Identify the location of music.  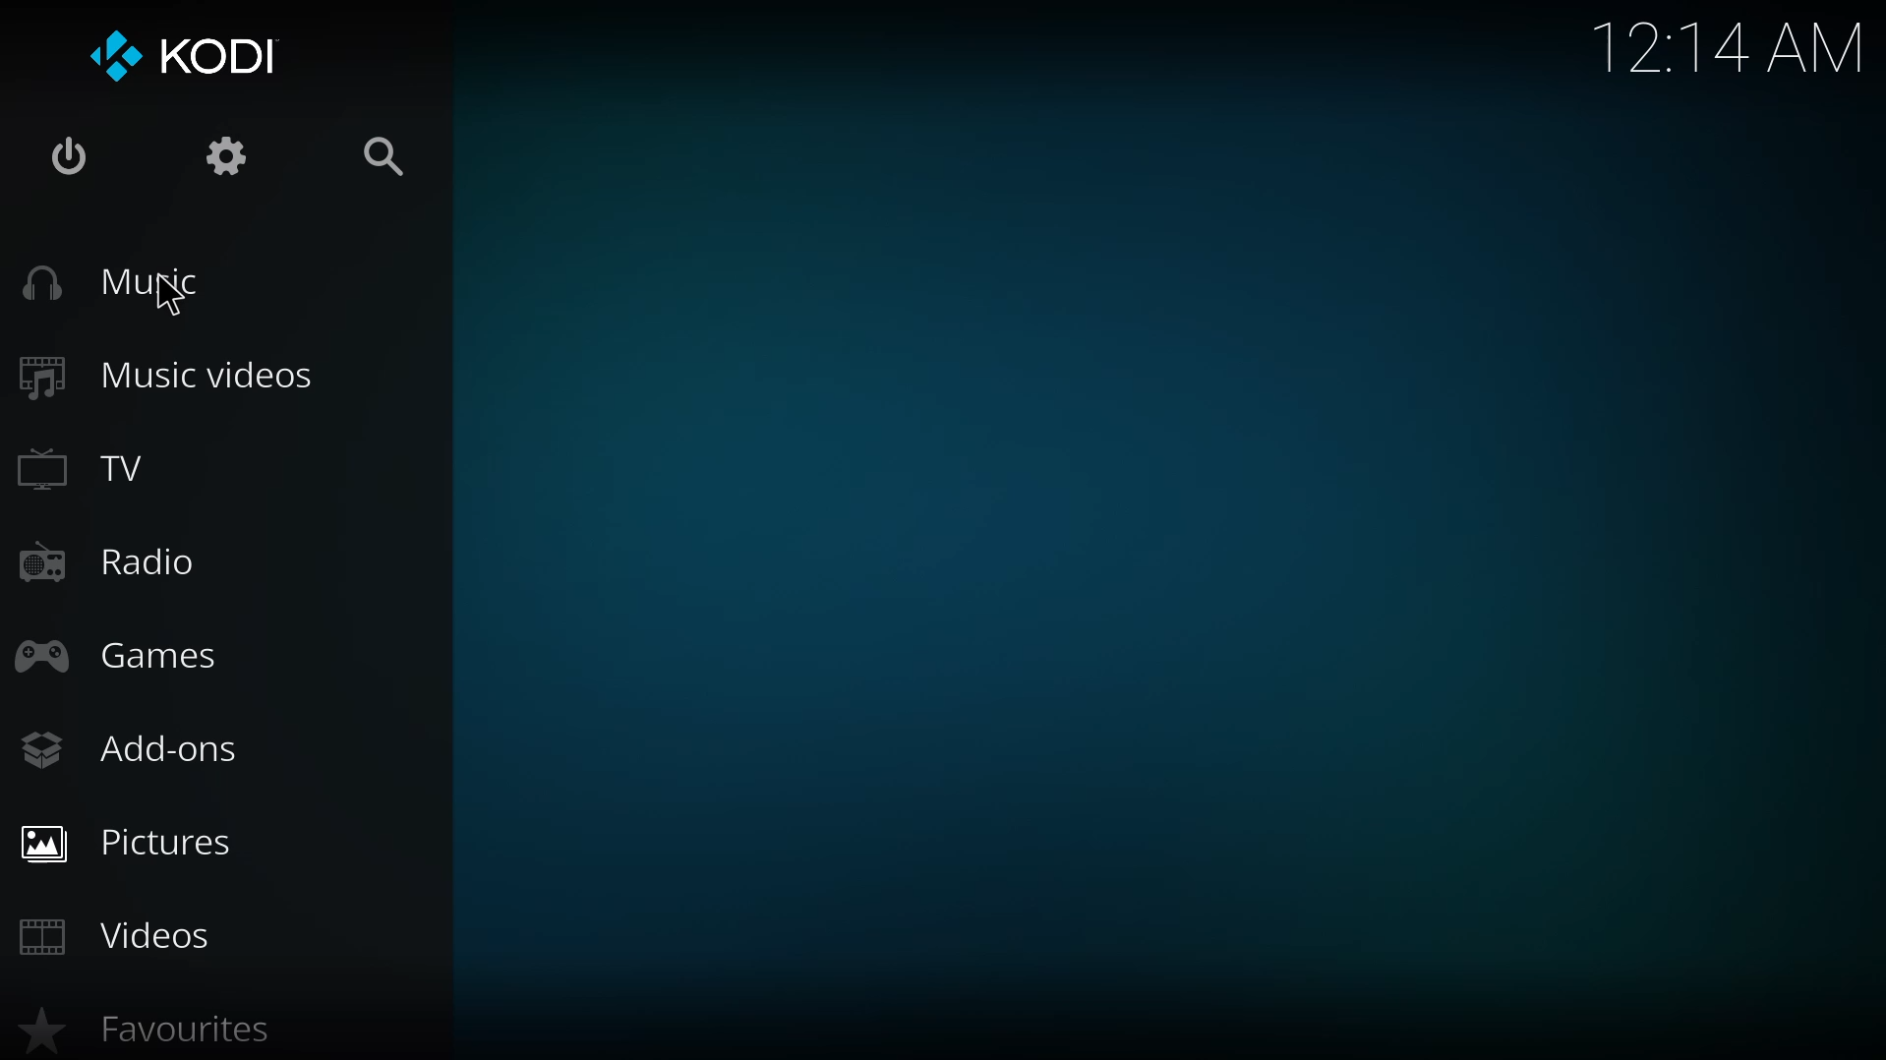
(119, 282).